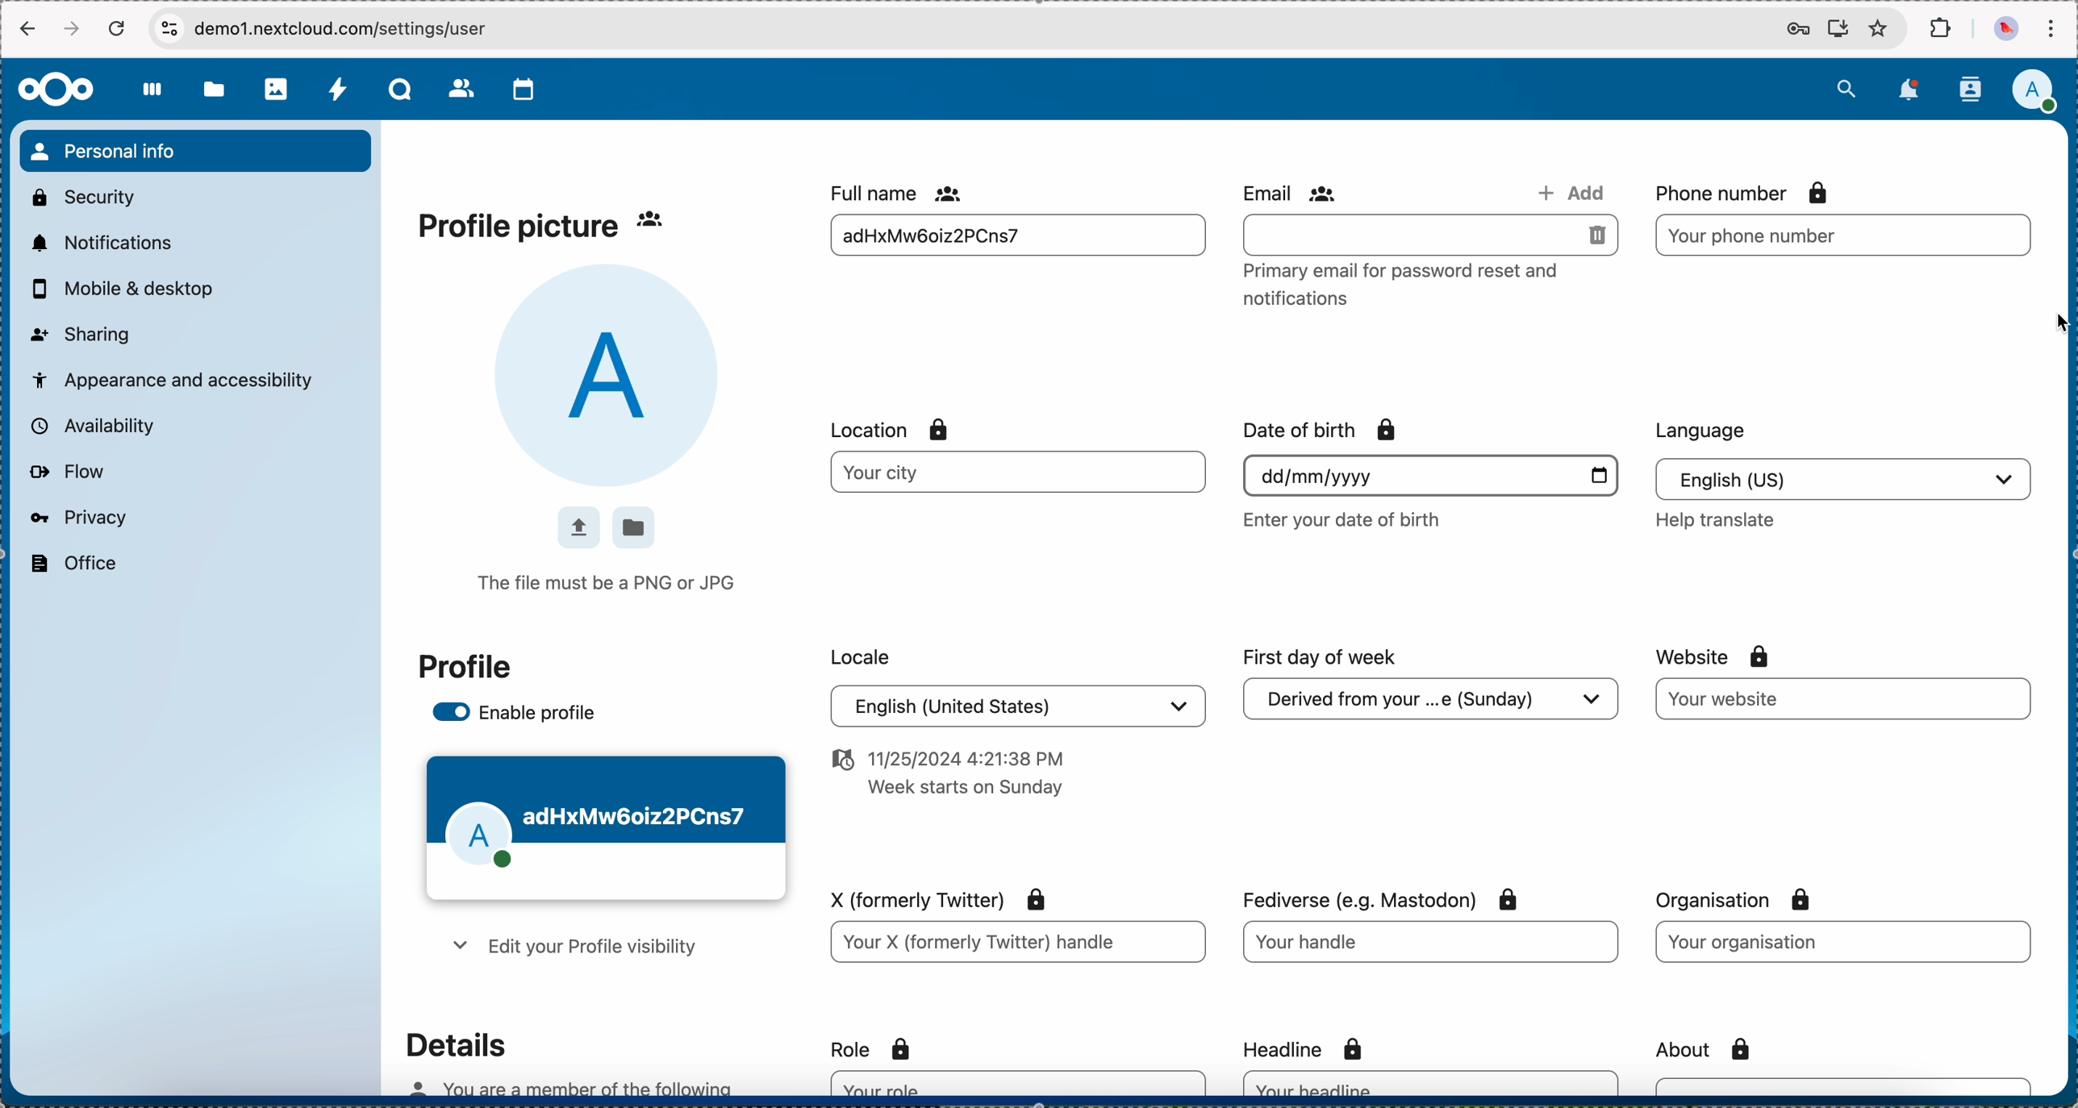 This screenshot has height=1108, width=2078. What do you see at coordinates (169, 27) in the screenshot?
I see `controls` at bounding box center [169, 27].